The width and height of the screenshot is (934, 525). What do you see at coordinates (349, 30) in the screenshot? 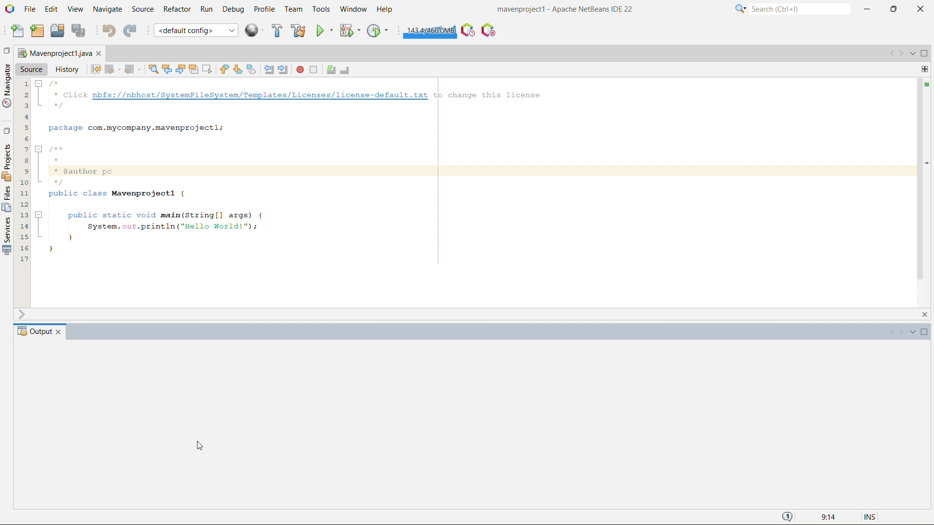
I see `debug project` at bounding box center [349, 30].